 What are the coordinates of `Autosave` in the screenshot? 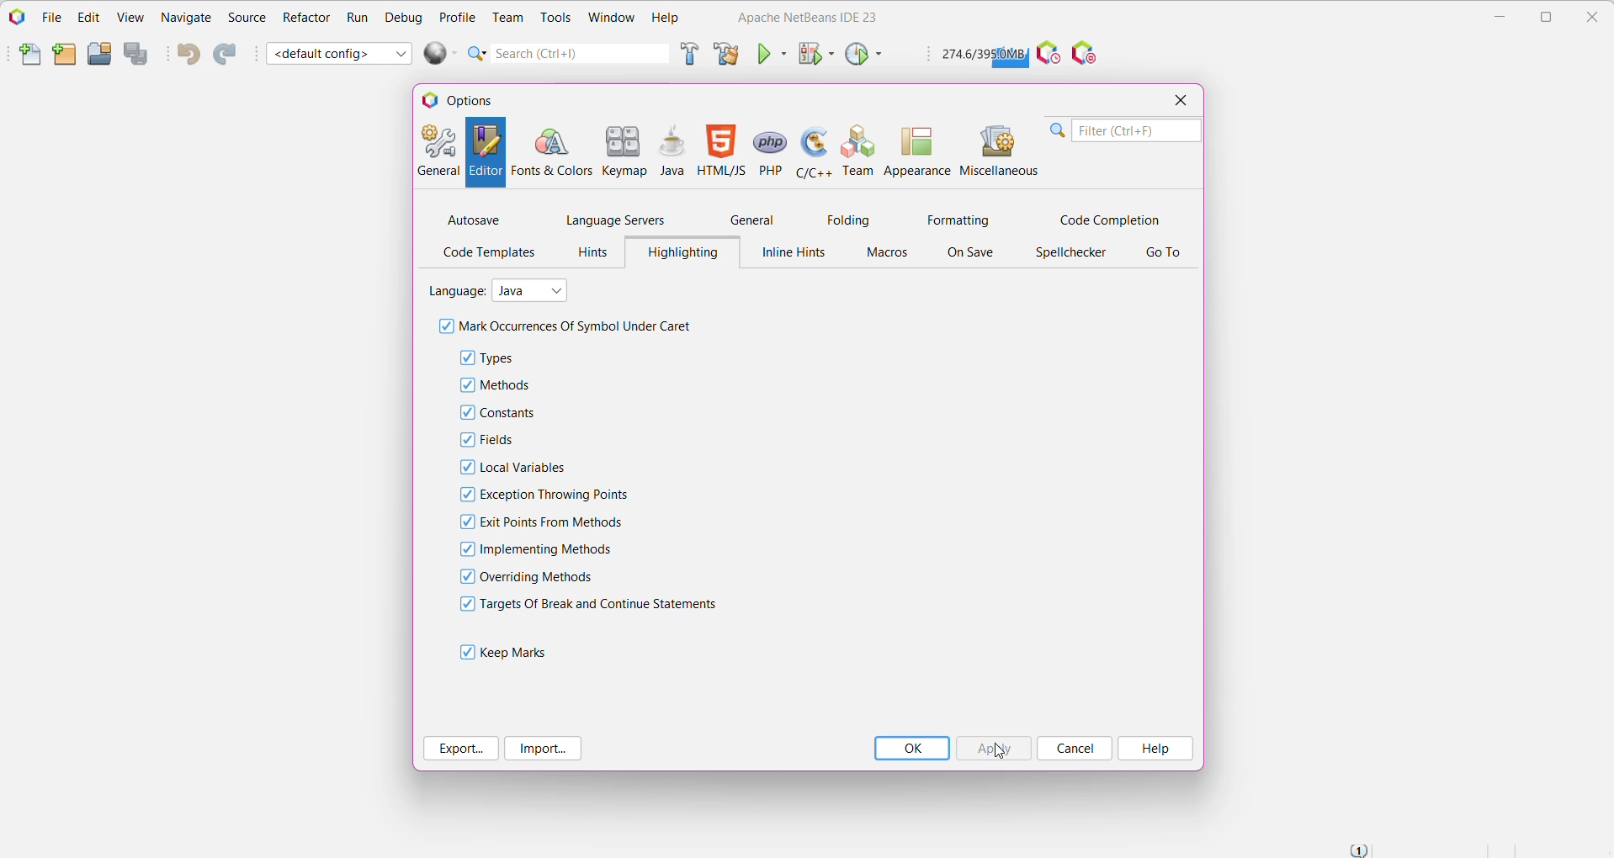 It's located at (475, 220).